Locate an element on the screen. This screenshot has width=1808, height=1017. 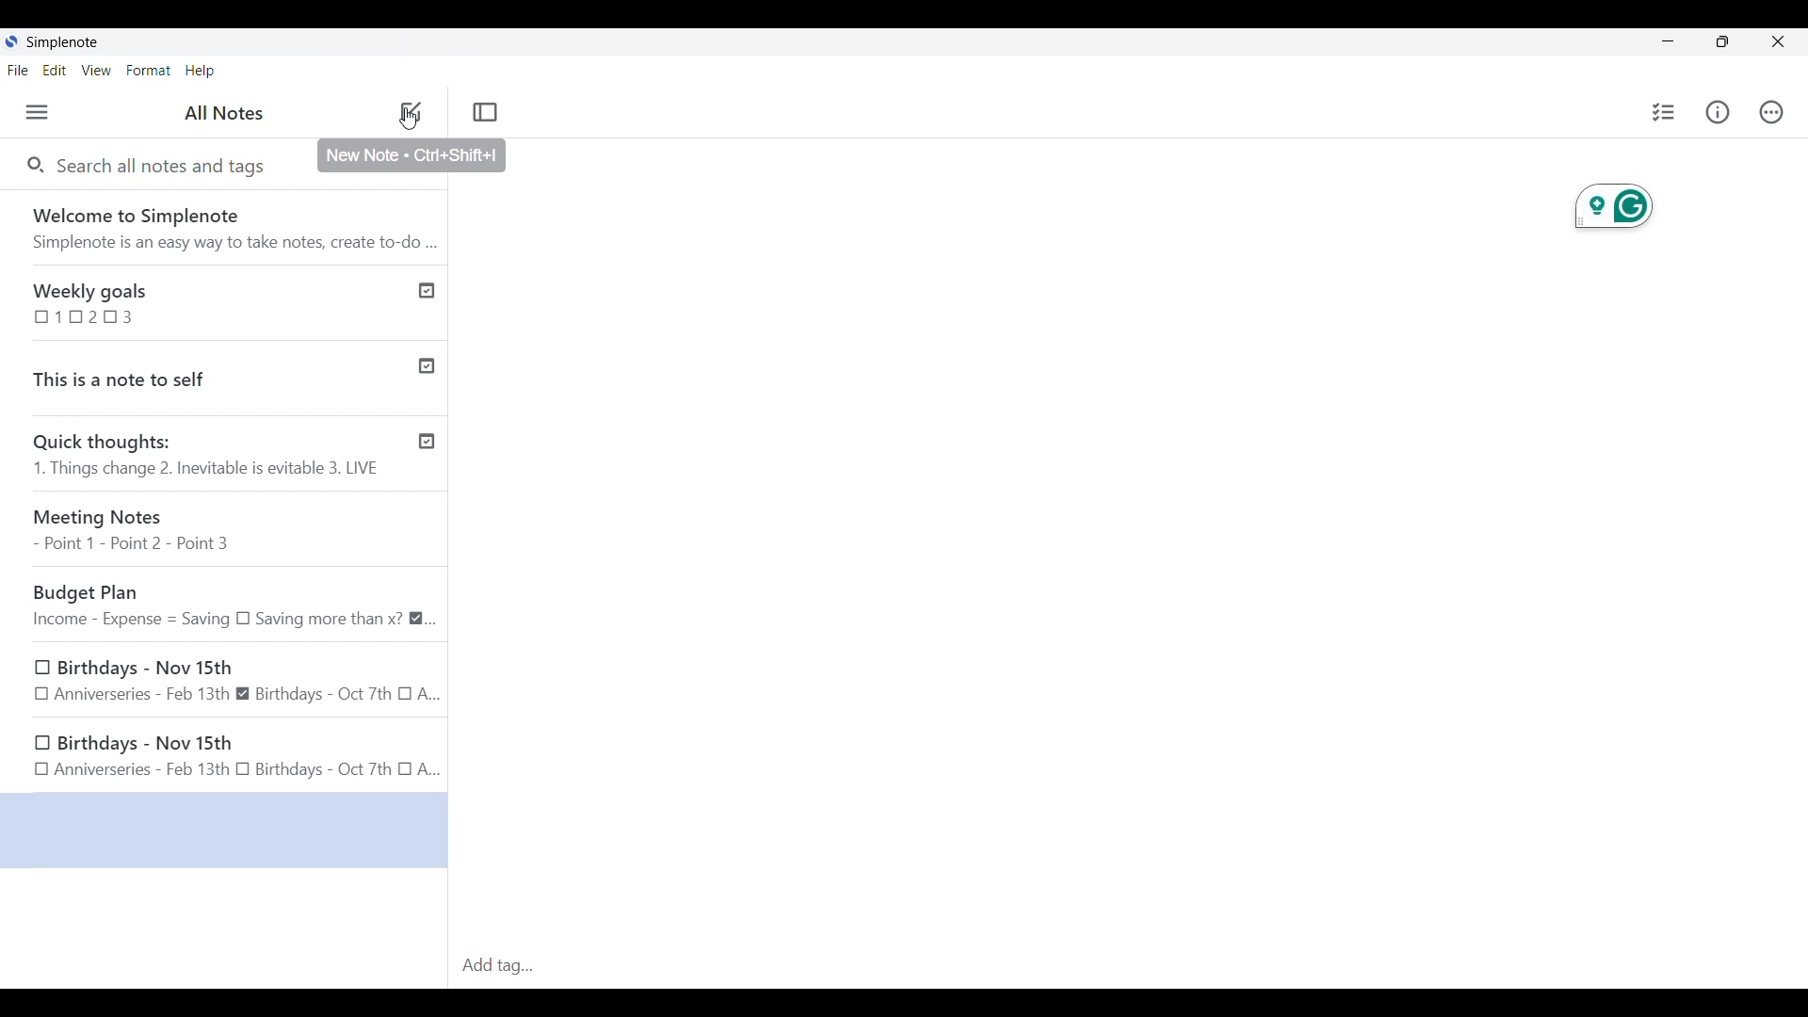
Weekly goals is located at coordinates (201, 301).